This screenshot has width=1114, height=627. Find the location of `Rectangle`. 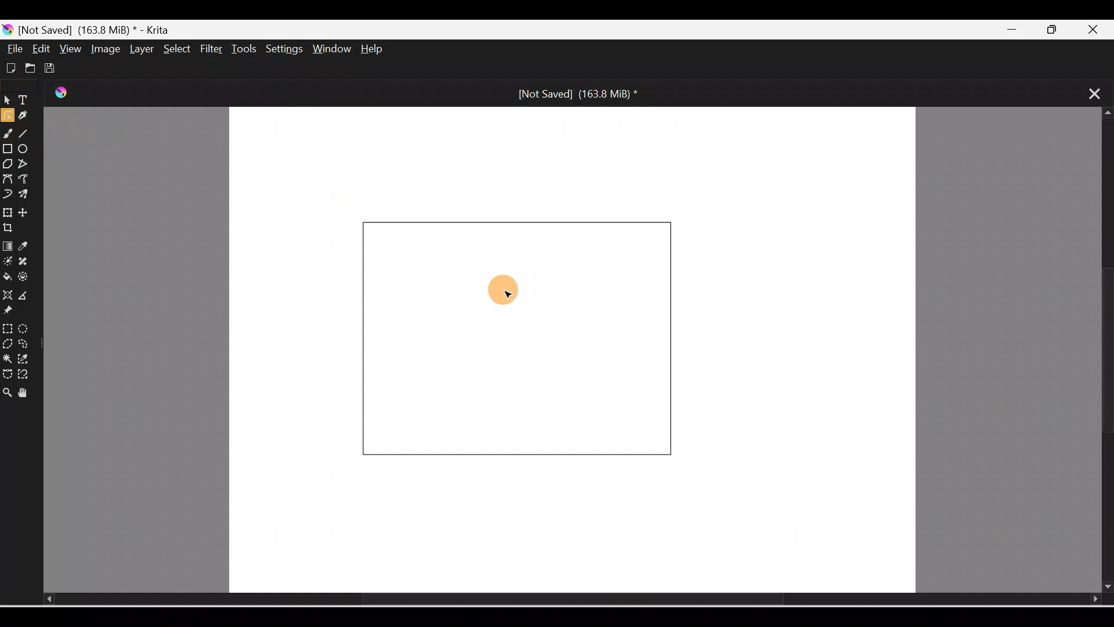

Rectangle is located at coordinates (8, 149).